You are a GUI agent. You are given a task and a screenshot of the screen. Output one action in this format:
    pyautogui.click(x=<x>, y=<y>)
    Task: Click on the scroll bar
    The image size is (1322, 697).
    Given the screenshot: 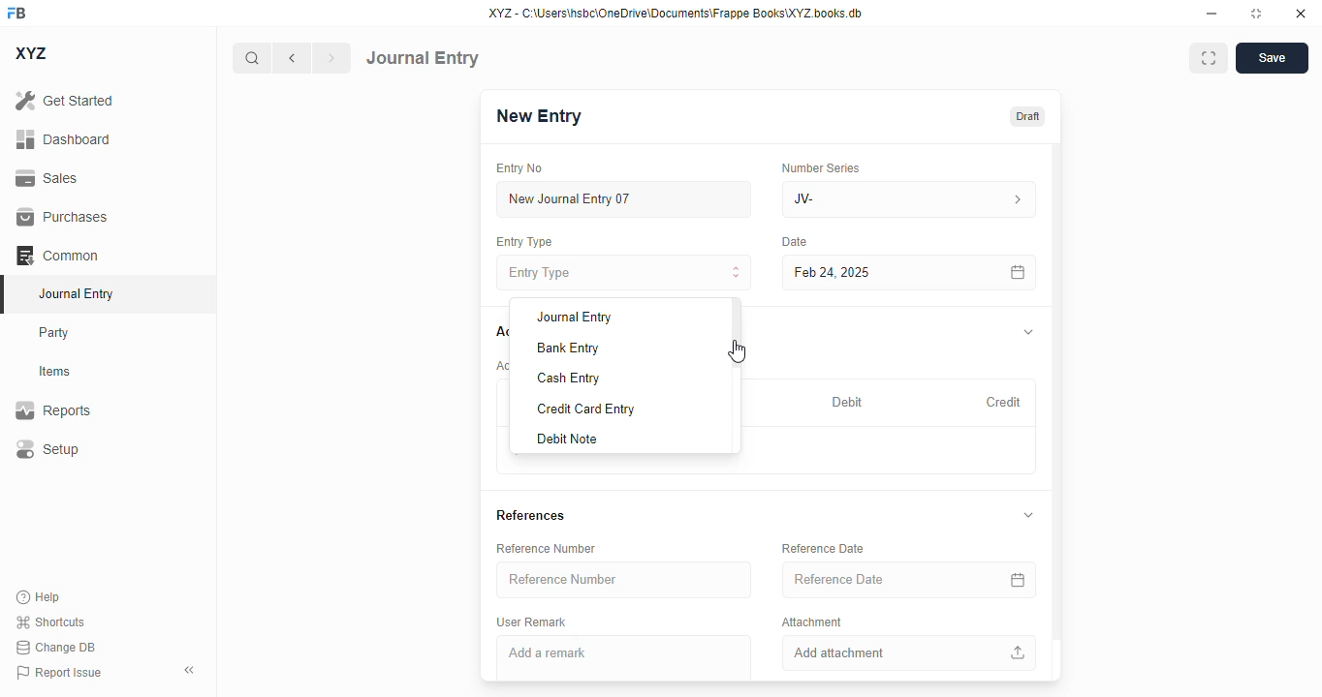 What is the action you would take?
    pyautogui.click(x=738, y=377)
    